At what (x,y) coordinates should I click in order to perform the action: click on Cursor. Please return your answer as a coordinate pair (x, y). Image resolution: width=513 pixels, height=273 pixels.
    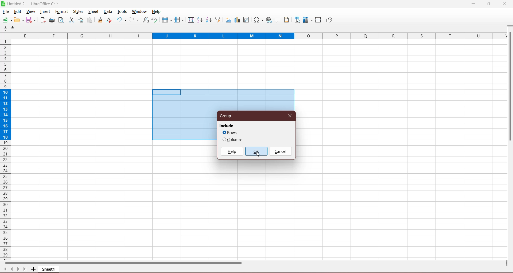
    Looking at the image, I should click on (258, 155).